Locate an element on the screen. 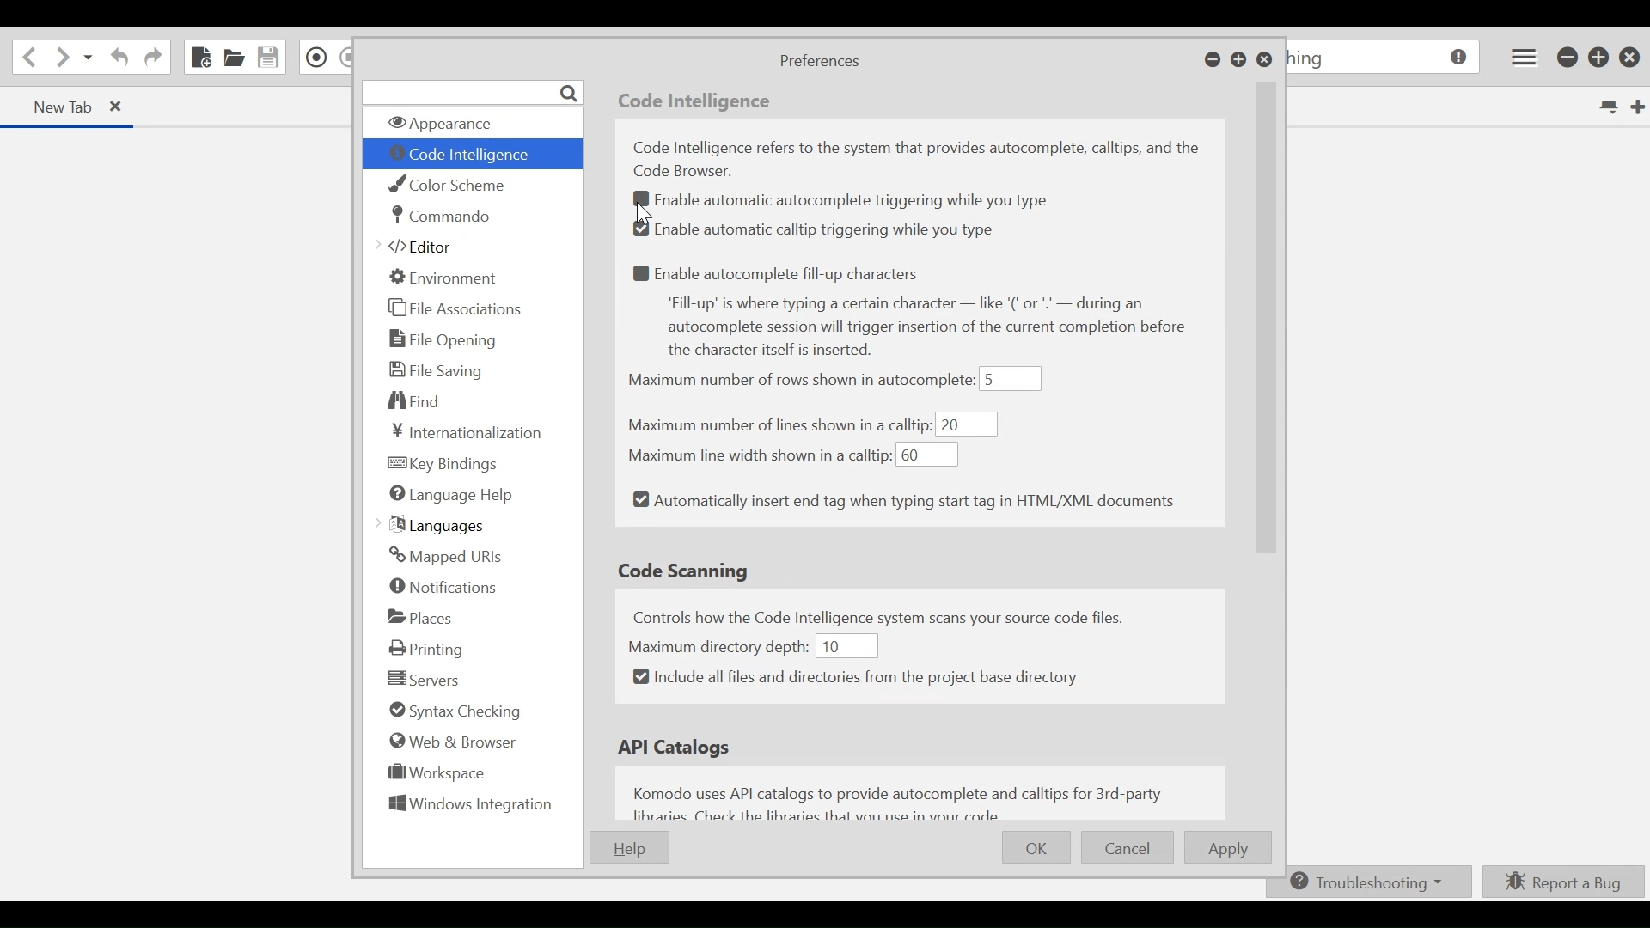 Image resolution: width=1650 pixels, height=928 pixels. Appearance is located at coordinates (468, 124).